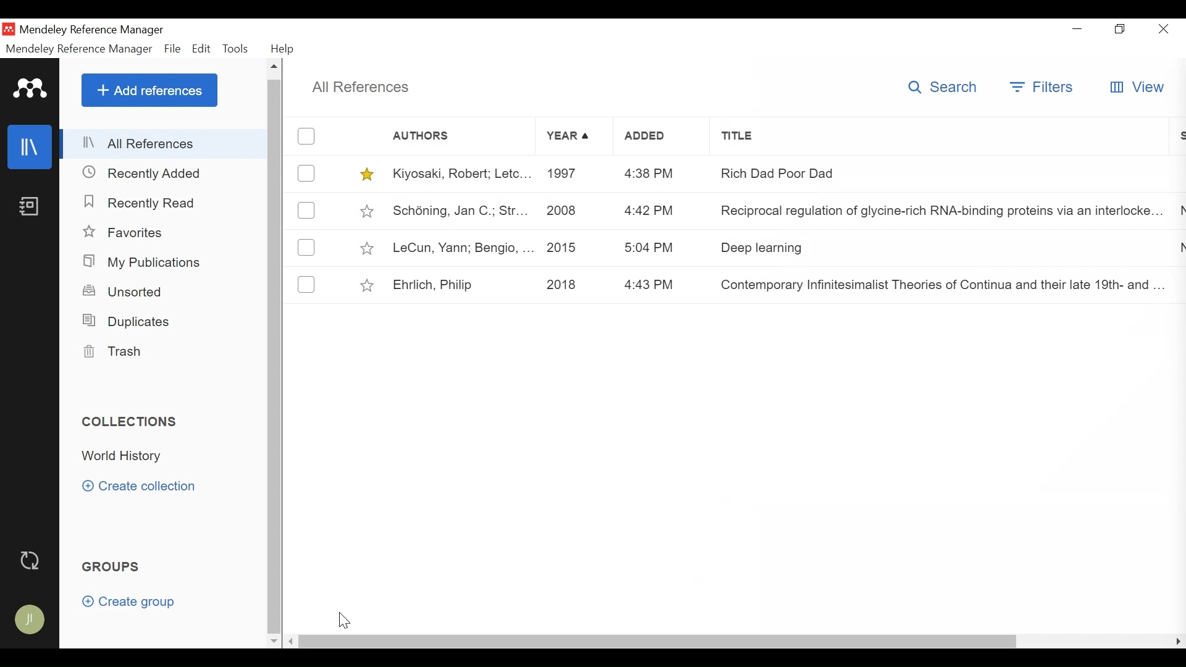  Describe the element at coordinates (274, 356) in the screenshot. I see `Vertical Scroll bar` at that location.